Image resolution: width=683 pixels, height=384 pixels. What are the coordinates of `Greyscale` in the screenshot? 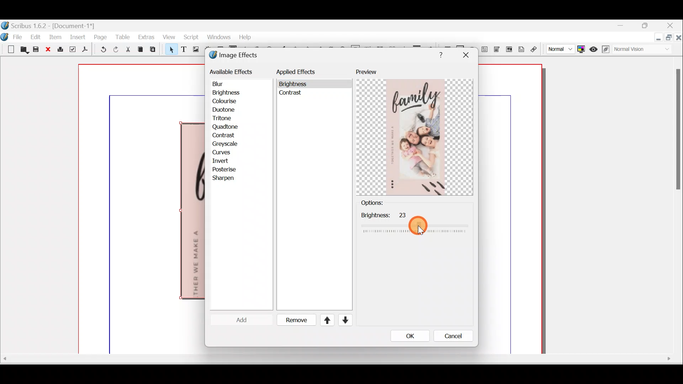 It's located at (227, 143).